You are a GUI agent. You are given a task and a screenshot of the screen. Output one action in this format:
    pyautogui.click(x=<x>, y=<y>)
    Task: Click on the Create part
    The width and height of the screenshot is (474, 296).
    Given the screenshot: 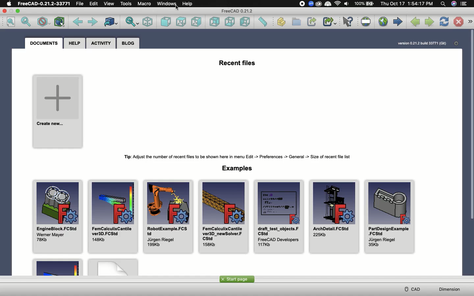 What is the action you would take?
    pyautogui.click(x=282, y=22)
    